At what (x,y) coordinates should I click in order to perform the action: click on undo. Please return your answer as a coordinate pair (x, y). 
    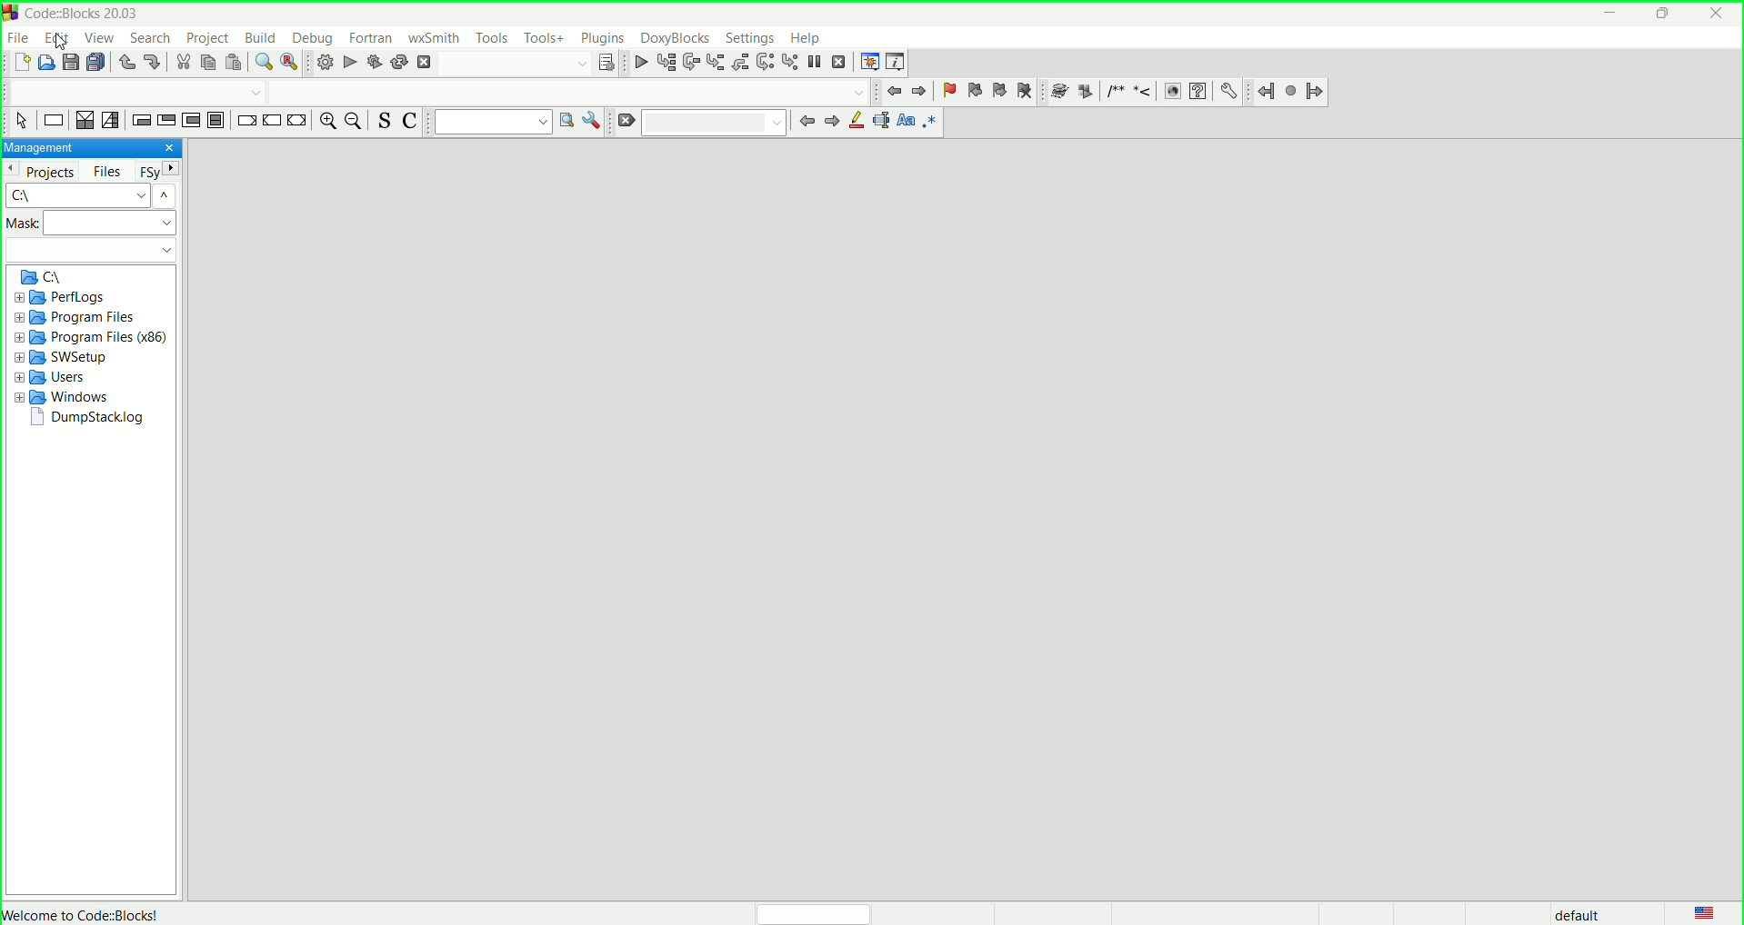
    Looking at the image, I should click on (125, 65).